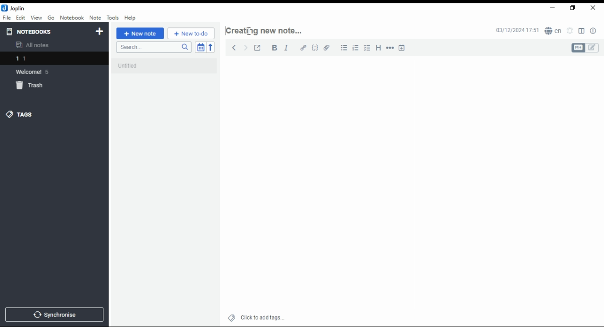 The width and height of the screenshot is (604, 327). I want to click on maximize, so click(574, 9).